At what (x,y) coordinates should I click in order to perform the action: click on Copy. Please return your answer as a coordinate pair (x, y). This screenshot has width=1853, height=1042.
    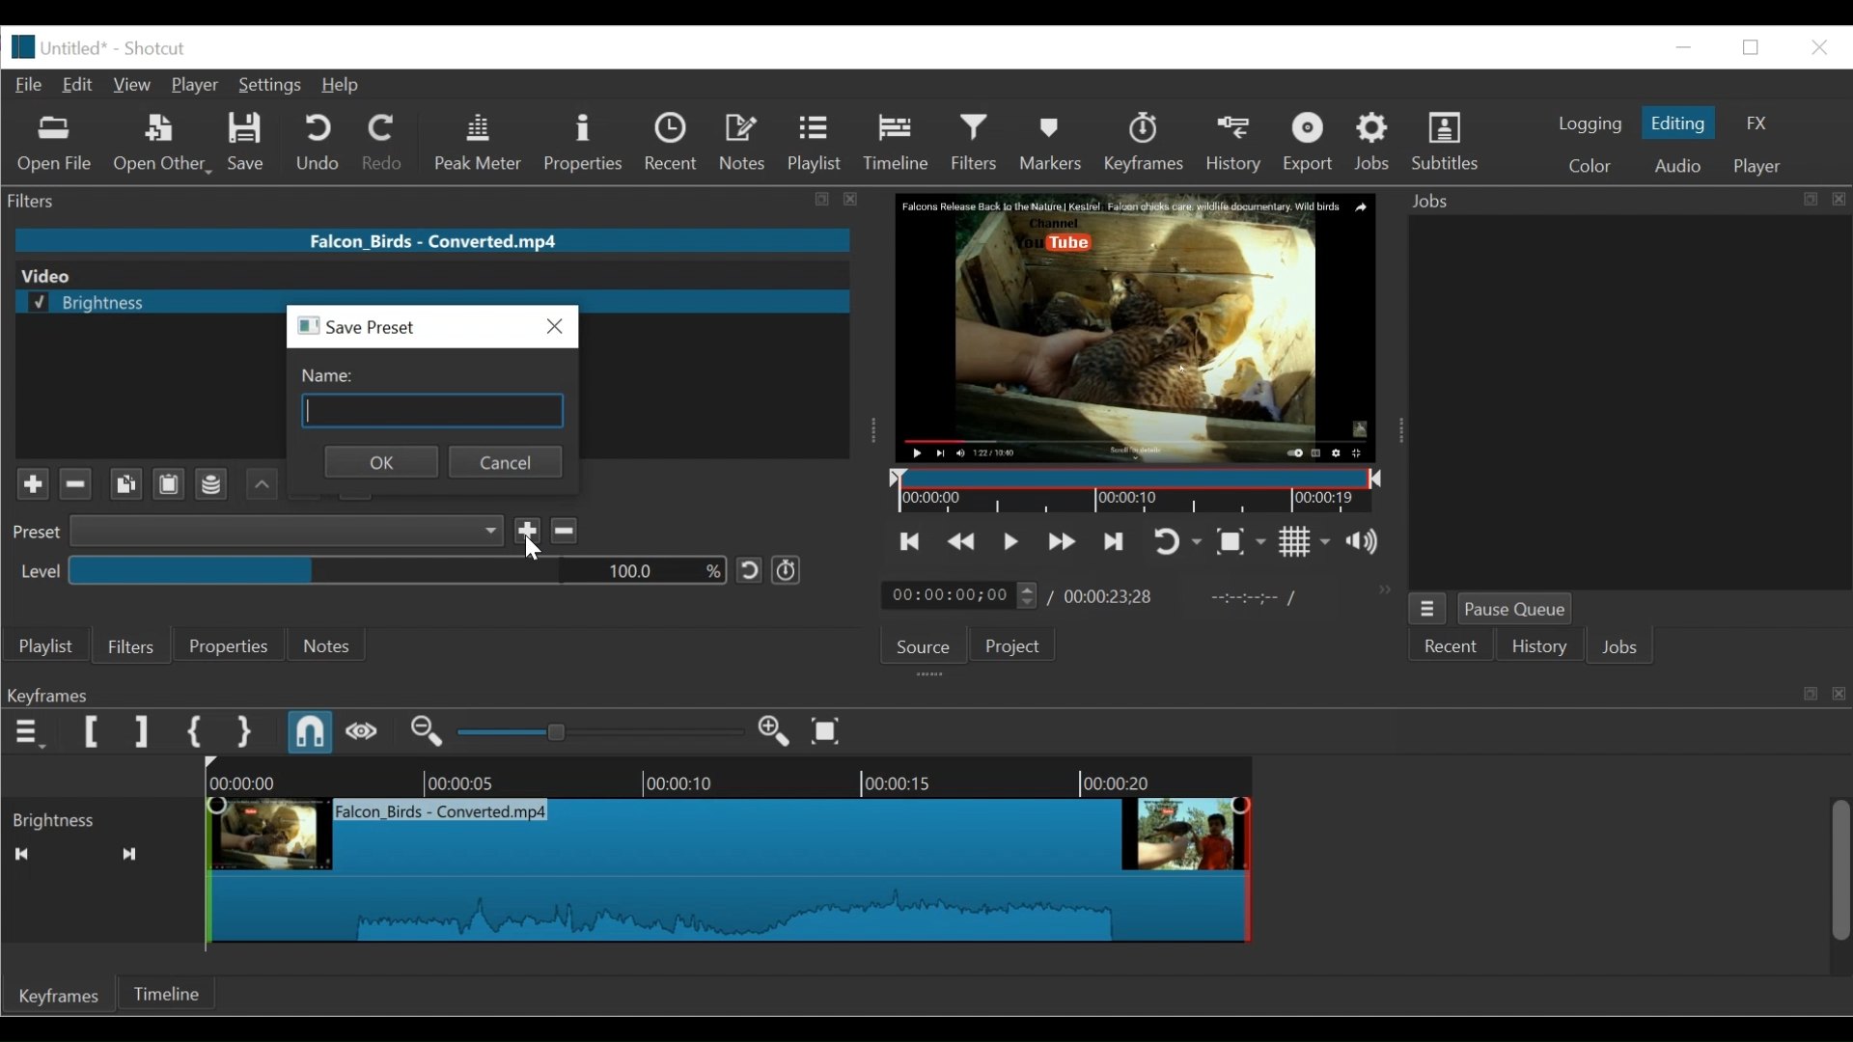
    Looking at the image, I should click on (124, 484).